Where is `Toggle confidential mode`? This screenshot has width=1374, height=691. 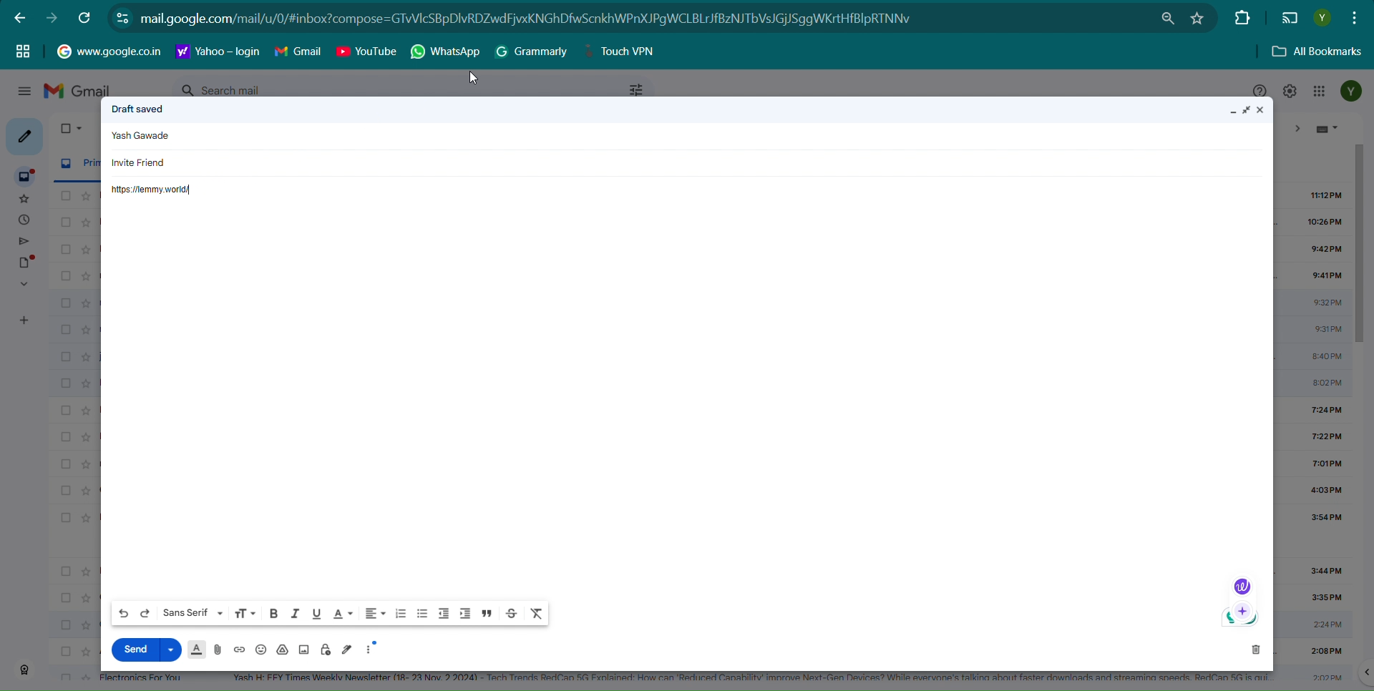
Toggle confidential mode is located at coordinates (326, 650).